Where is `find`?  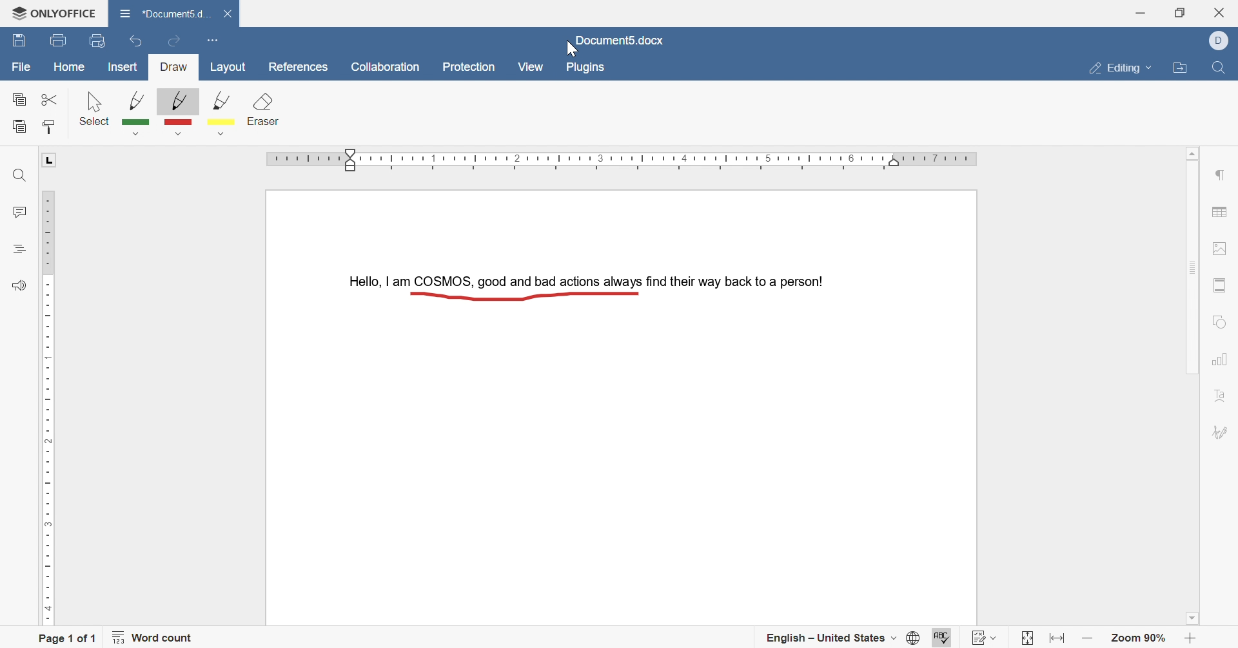 find is located at coordinates (17, 176).